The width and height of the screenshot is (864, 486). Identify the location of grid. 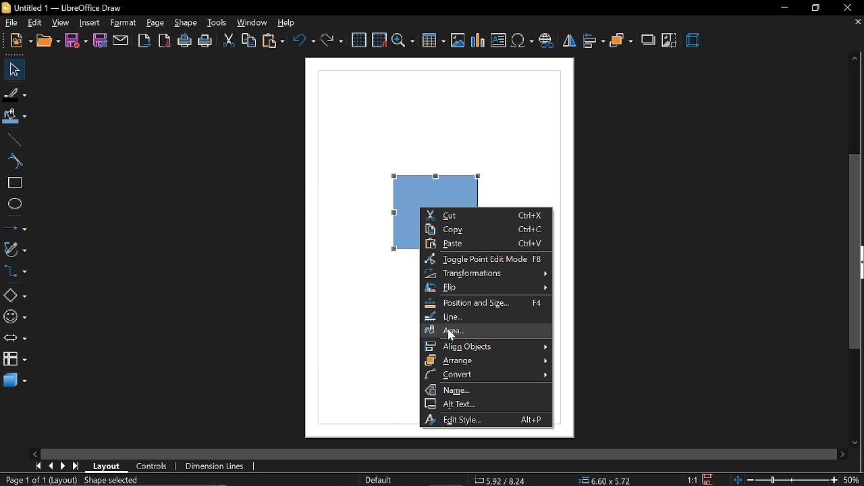
(358, 40).